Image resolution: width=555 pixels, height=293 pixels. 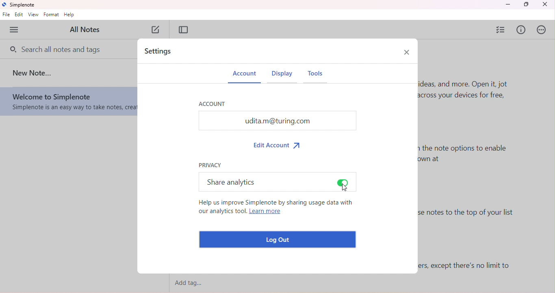 I want to click on simple note, so click(x=20, y=5).